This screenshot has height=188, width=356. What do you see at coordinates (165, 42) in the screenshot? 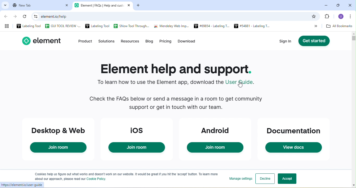
I see `pricing` at bounding box center [165, 42].